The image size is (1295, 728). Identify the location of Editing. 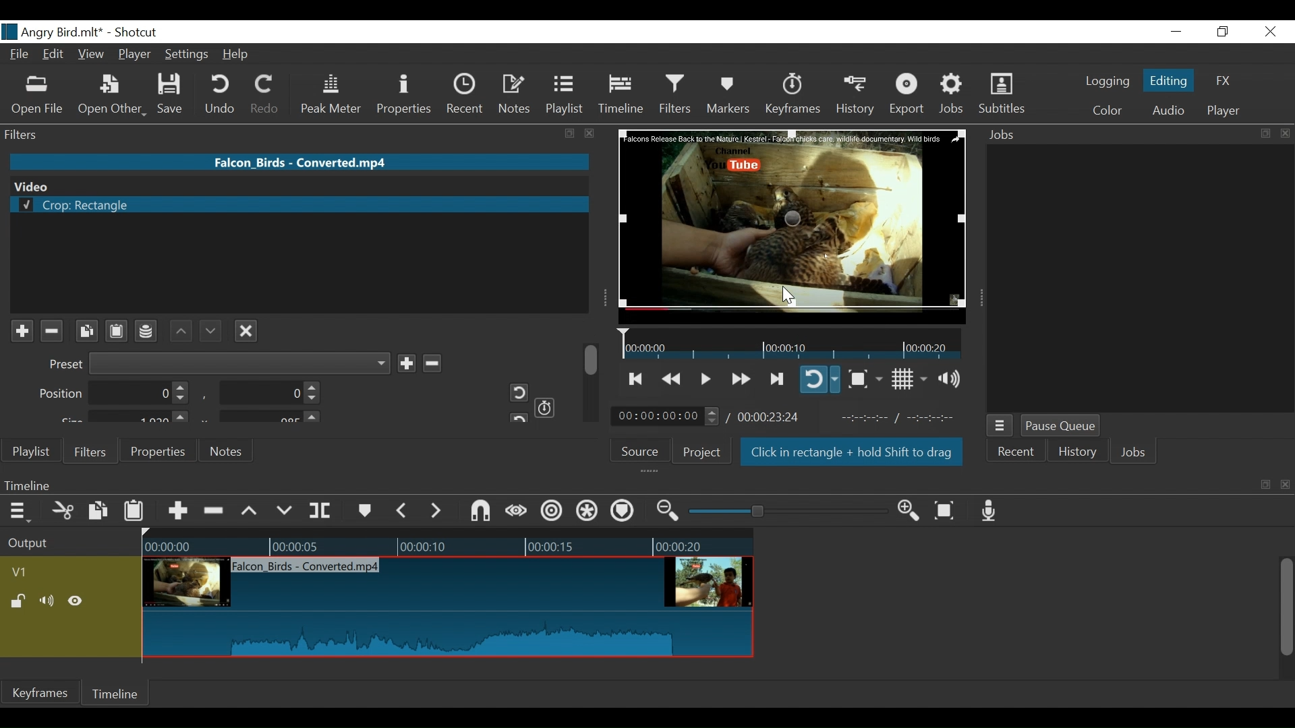
(1171, 80).